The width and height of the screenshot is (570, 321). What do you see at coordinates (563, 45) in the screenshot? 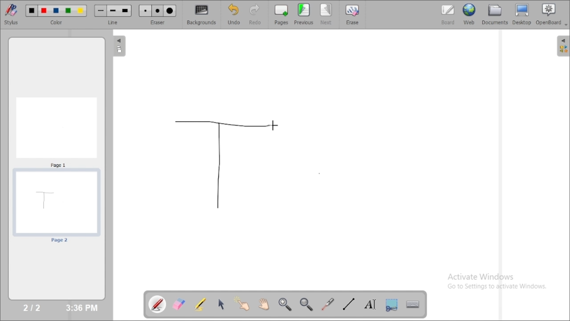
I see `The library` at bounding box center [563, 45].